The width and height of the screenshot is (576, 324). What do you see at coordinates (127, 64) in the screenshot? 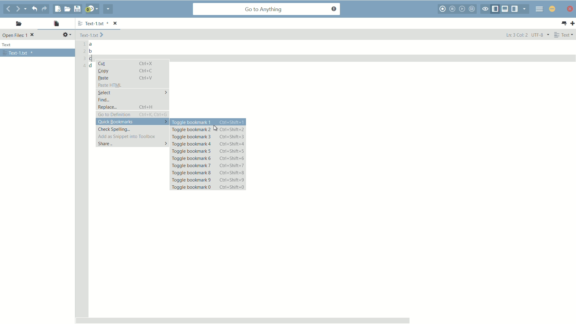
I see `cut ctrl+X` at bounding box center [127, 64].